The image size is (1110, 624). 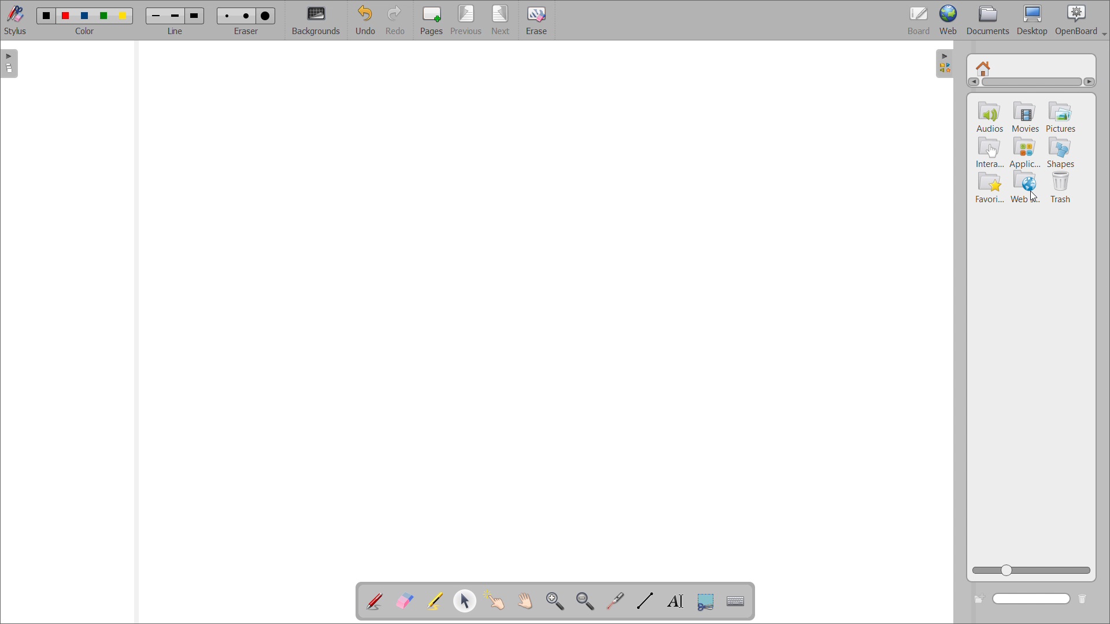 I want to click on movies, so click(x=1026, y=117).